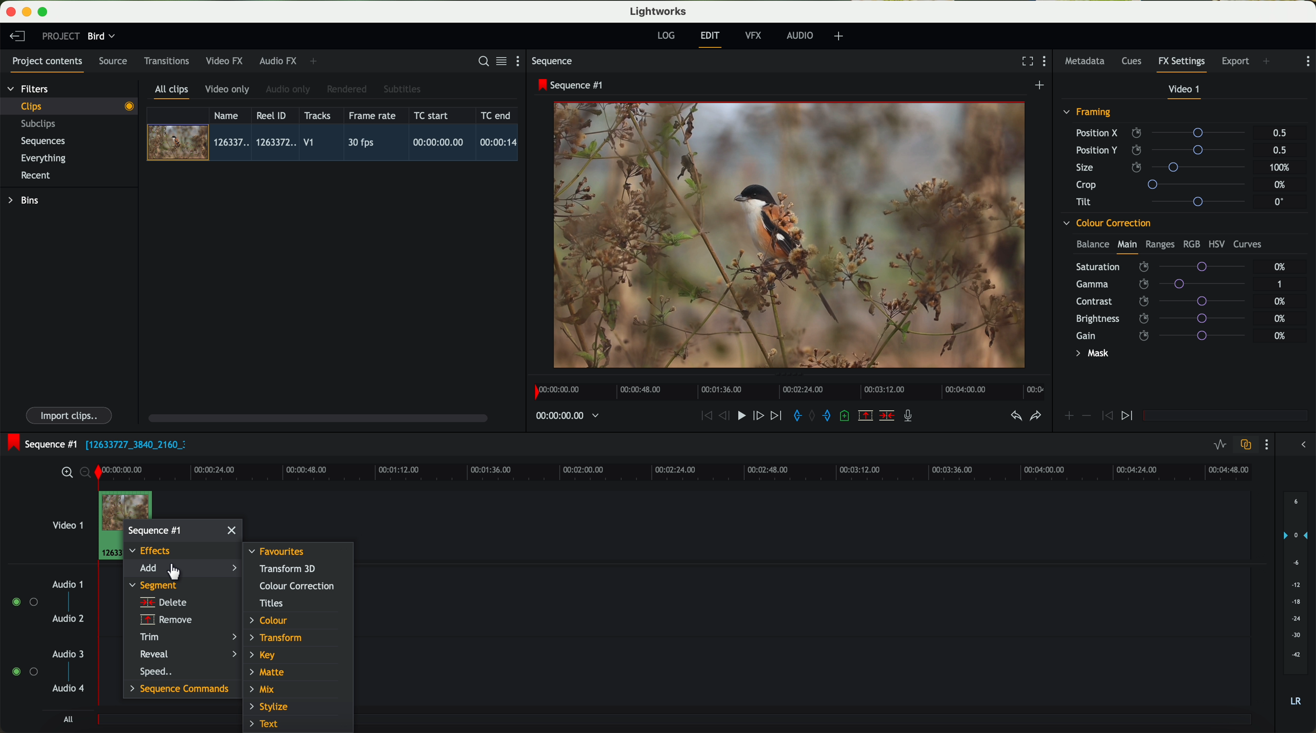 This screenshot has height=733, width=1316. Describe the element at coordinates (887, 416) in the screenshot. I see `delete/cut` at that location.